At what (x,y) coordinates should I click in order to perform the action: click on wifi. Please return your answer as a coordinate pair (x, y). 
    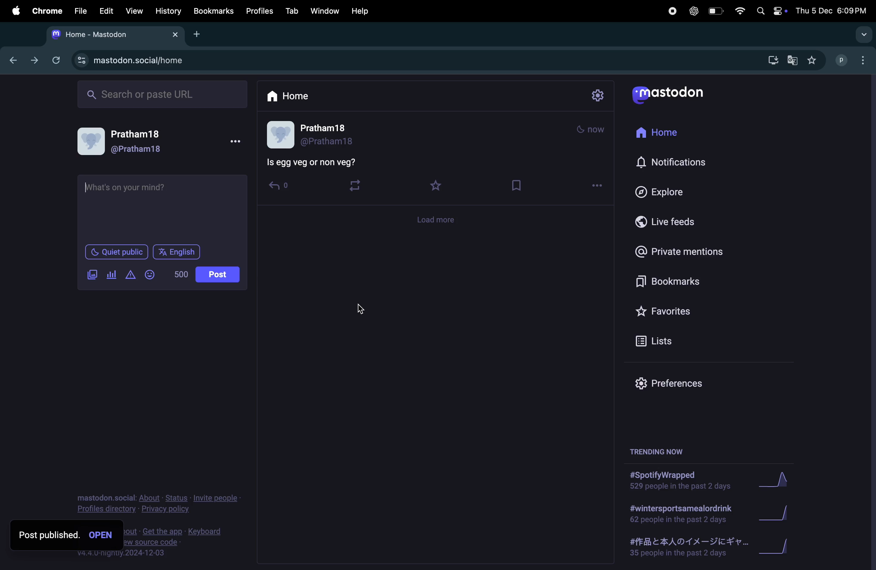
    Looking at the image, I should click on (741, 11).